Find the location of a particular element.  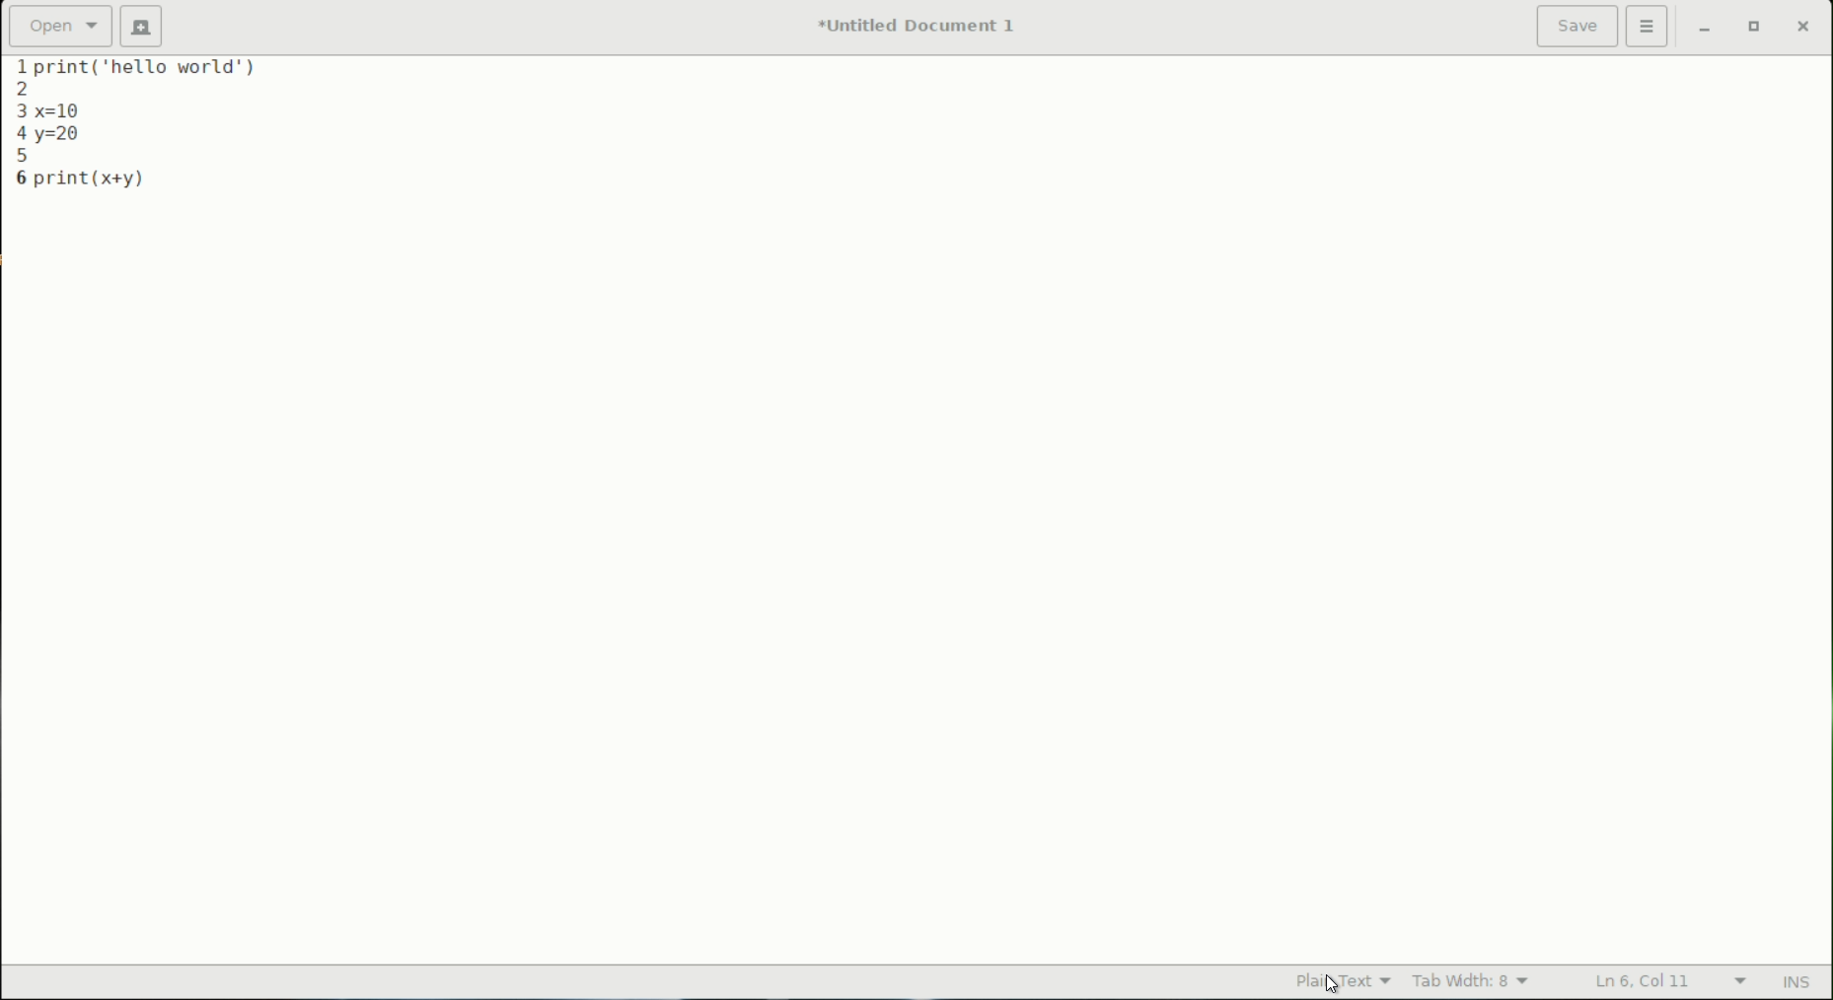

new tab is located at coordinates (141, 27).